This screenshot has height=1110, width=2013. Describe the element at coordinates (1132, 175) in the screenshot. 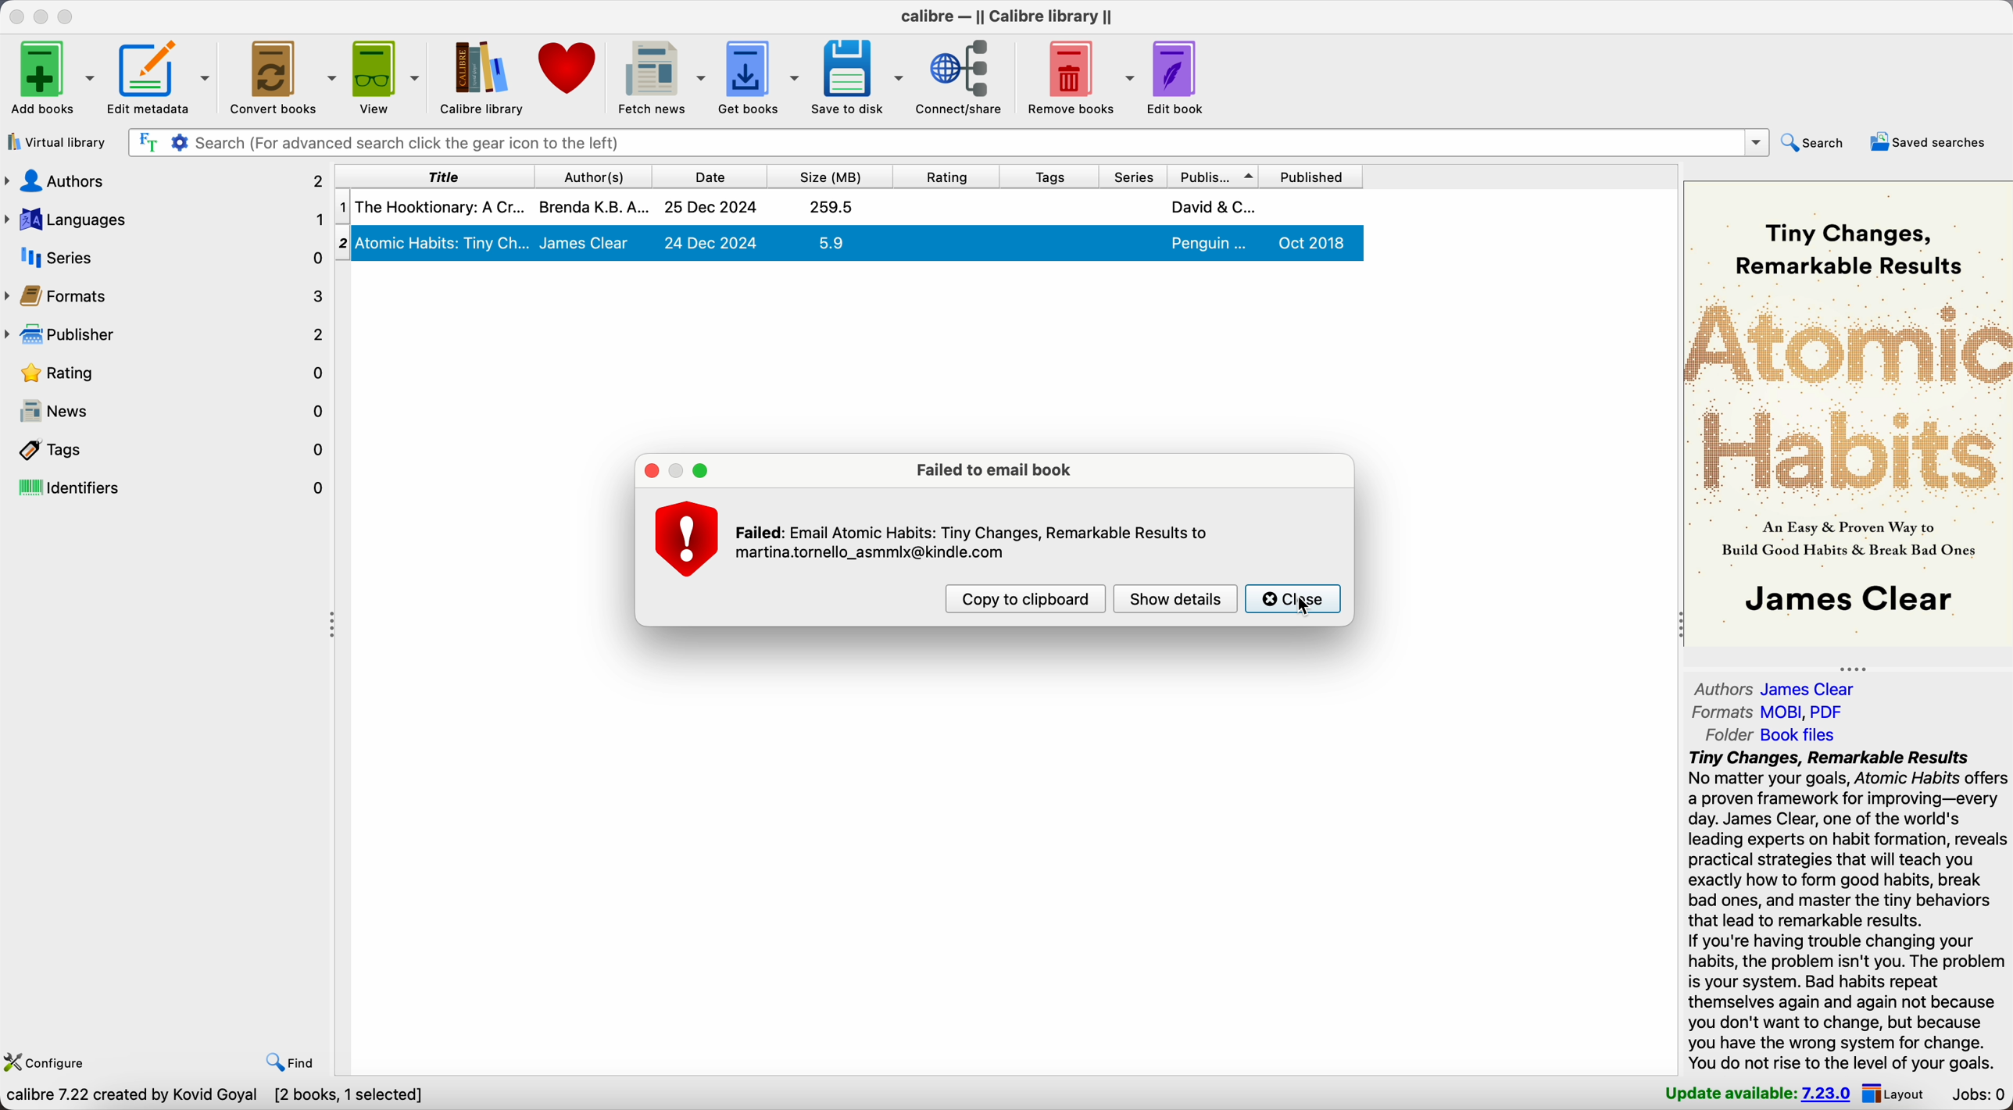

I see `series` at that location.